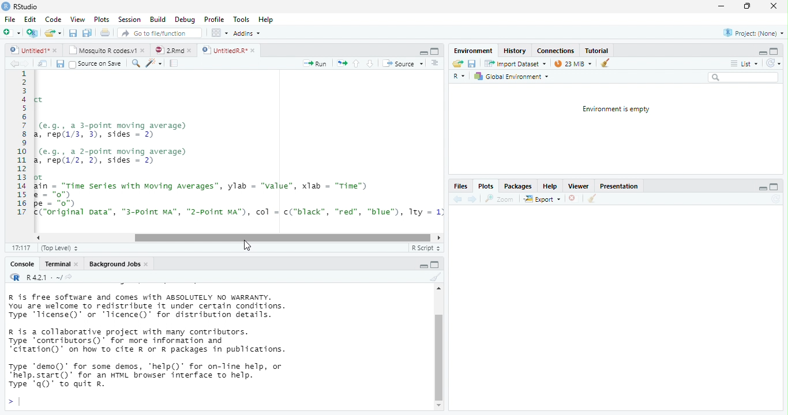 The height and width of the screenshot is (415, 788). I want to click on Go to file/function, so click(157, 33).